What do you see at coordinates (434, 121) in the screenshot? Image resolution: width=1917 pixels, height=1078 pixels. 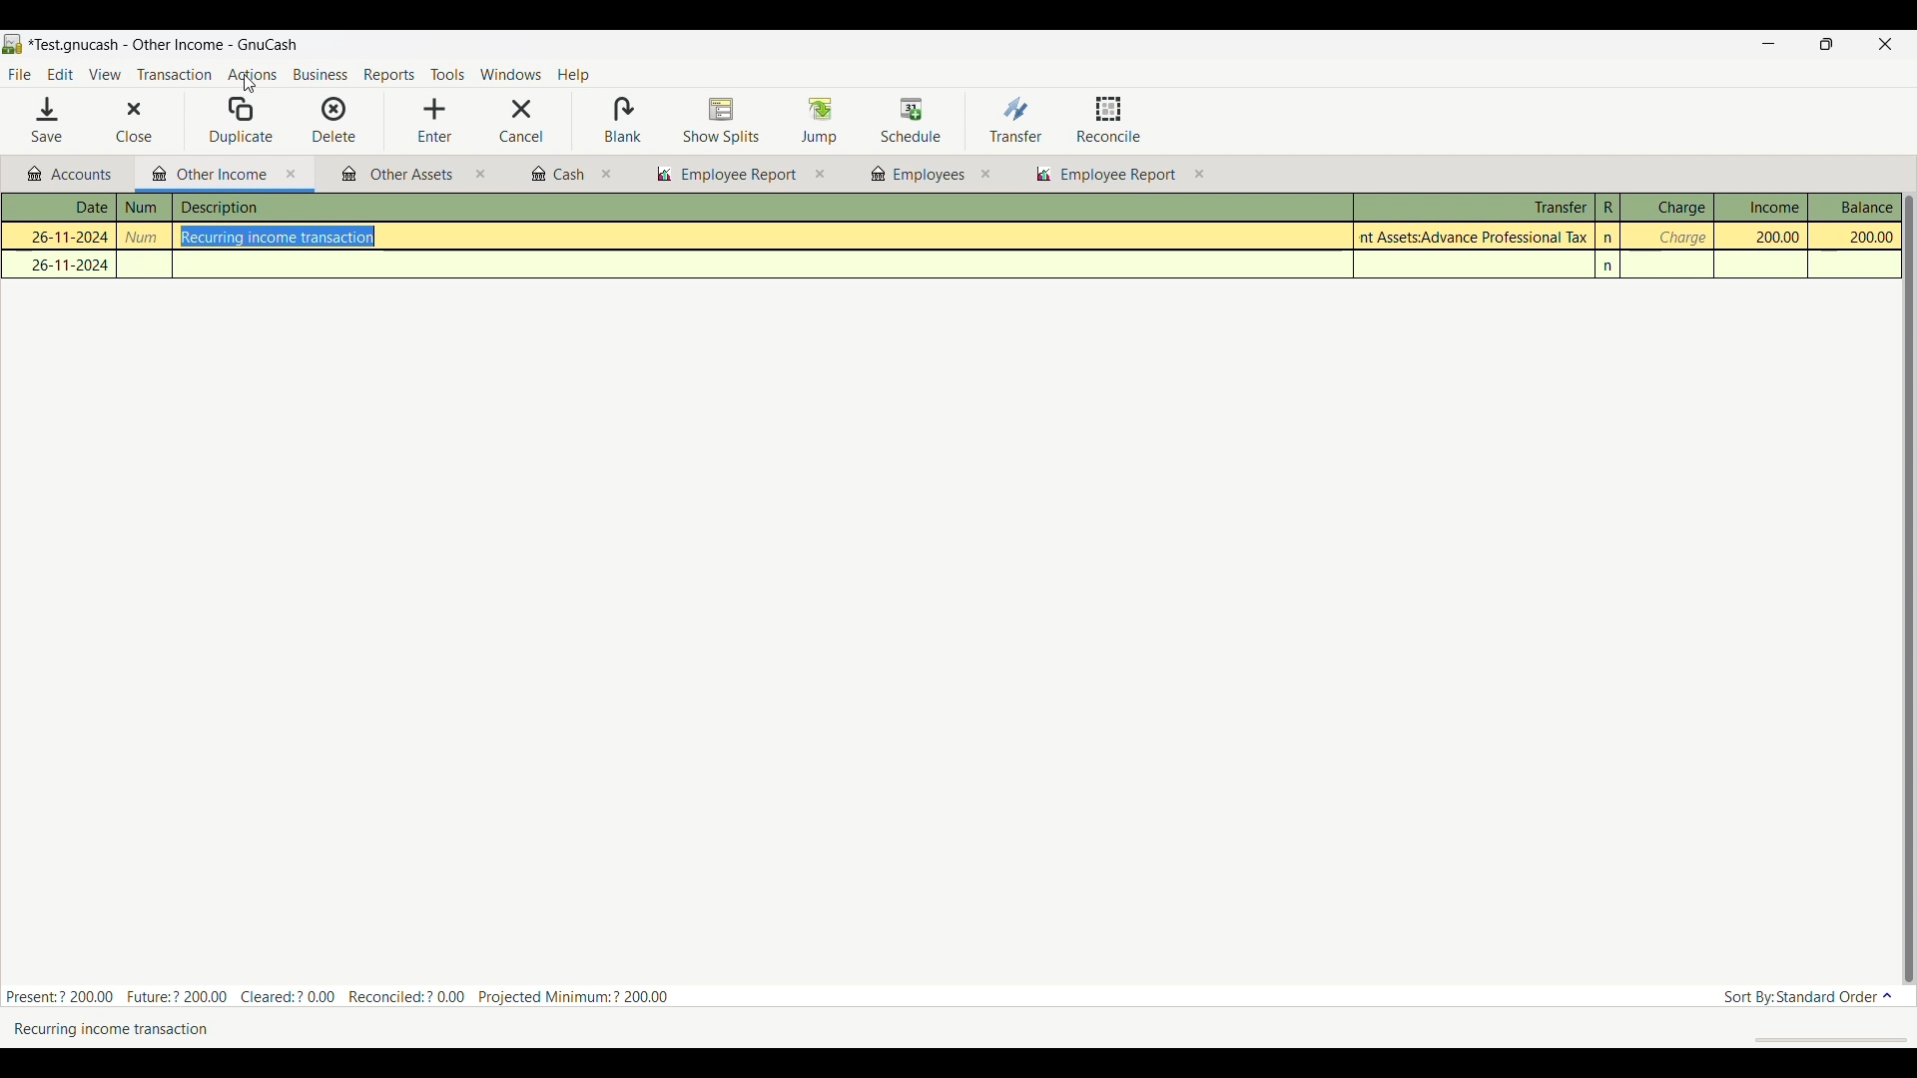 I see `Enter` at bounding box center [434, 121].